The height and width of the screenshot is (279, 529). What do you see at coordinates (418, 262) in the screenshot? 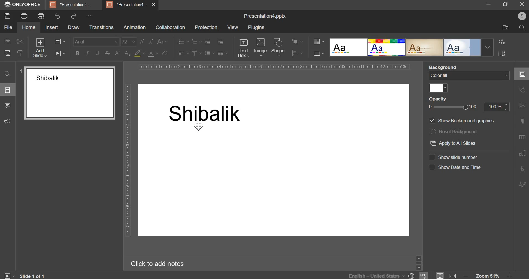
I see `scroll bar` at bounding box center [418, 262].